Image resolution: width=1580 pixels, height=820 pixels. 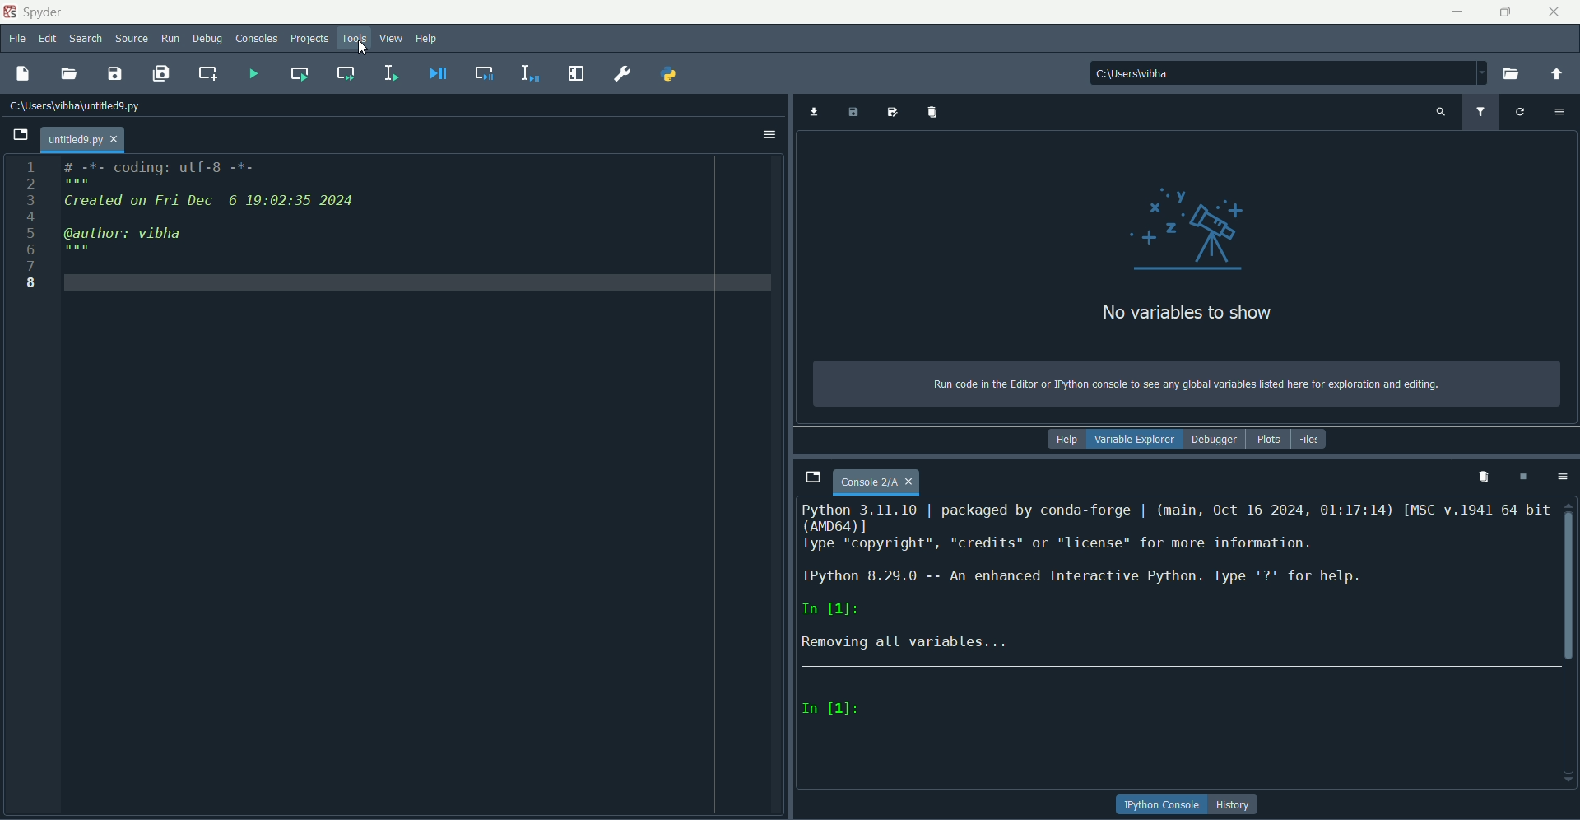 I want to click on options, so click(x=1559, y=476).